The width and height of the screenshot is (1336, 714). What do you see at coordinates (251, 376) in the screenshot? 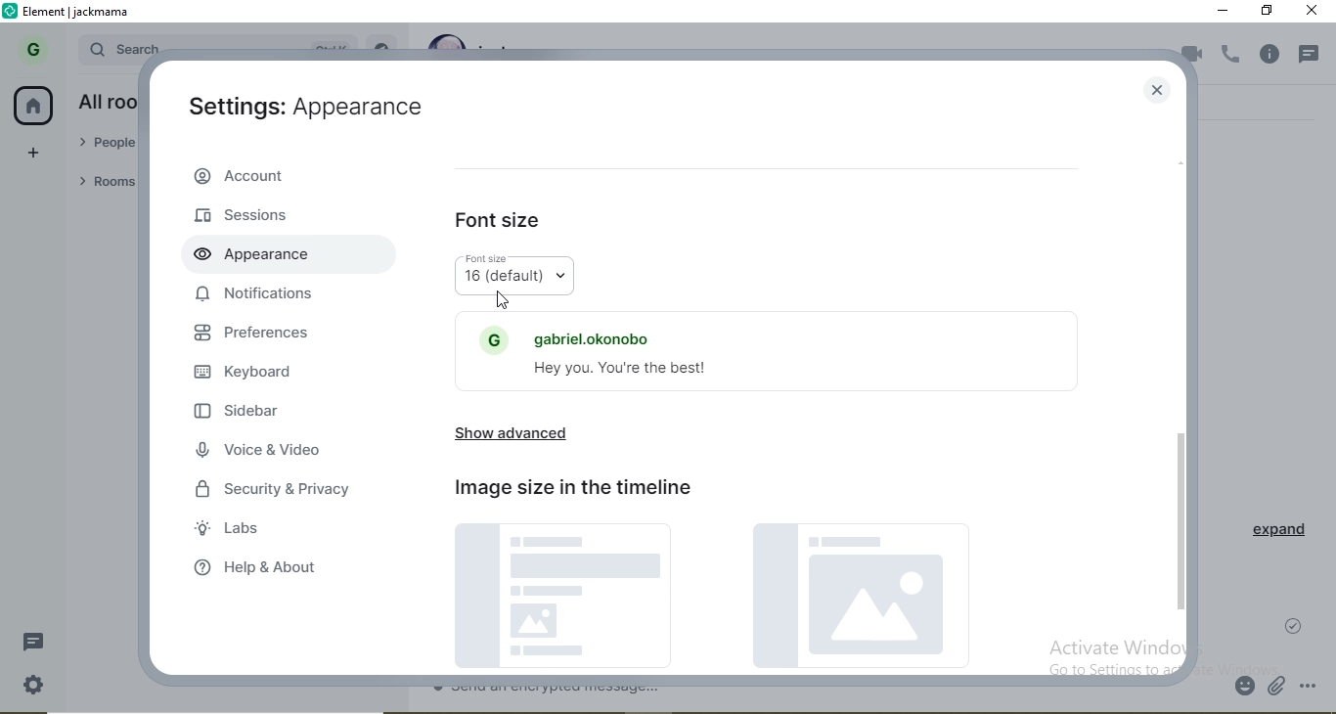
I see `keyboard` at bounding box center [251, 376].